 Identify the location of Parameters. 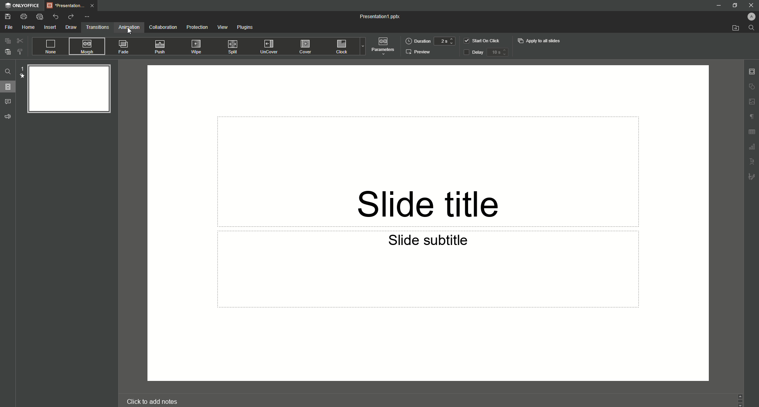
(382, 45).